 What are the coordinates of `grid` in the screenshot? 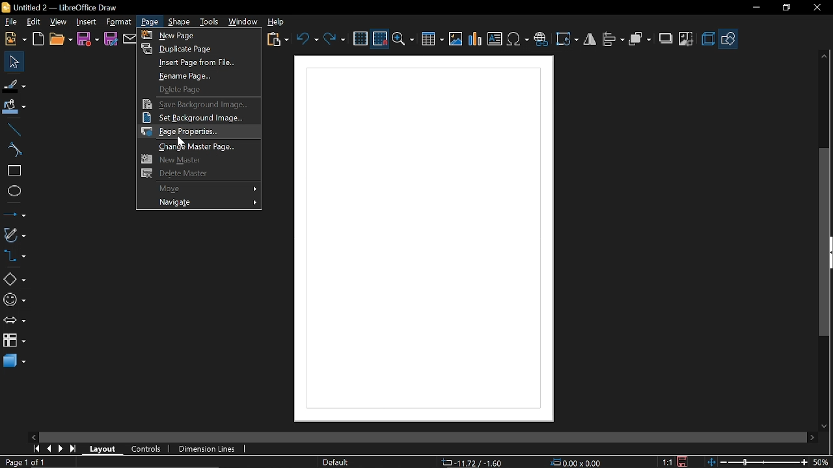 It's located at (361, 38).